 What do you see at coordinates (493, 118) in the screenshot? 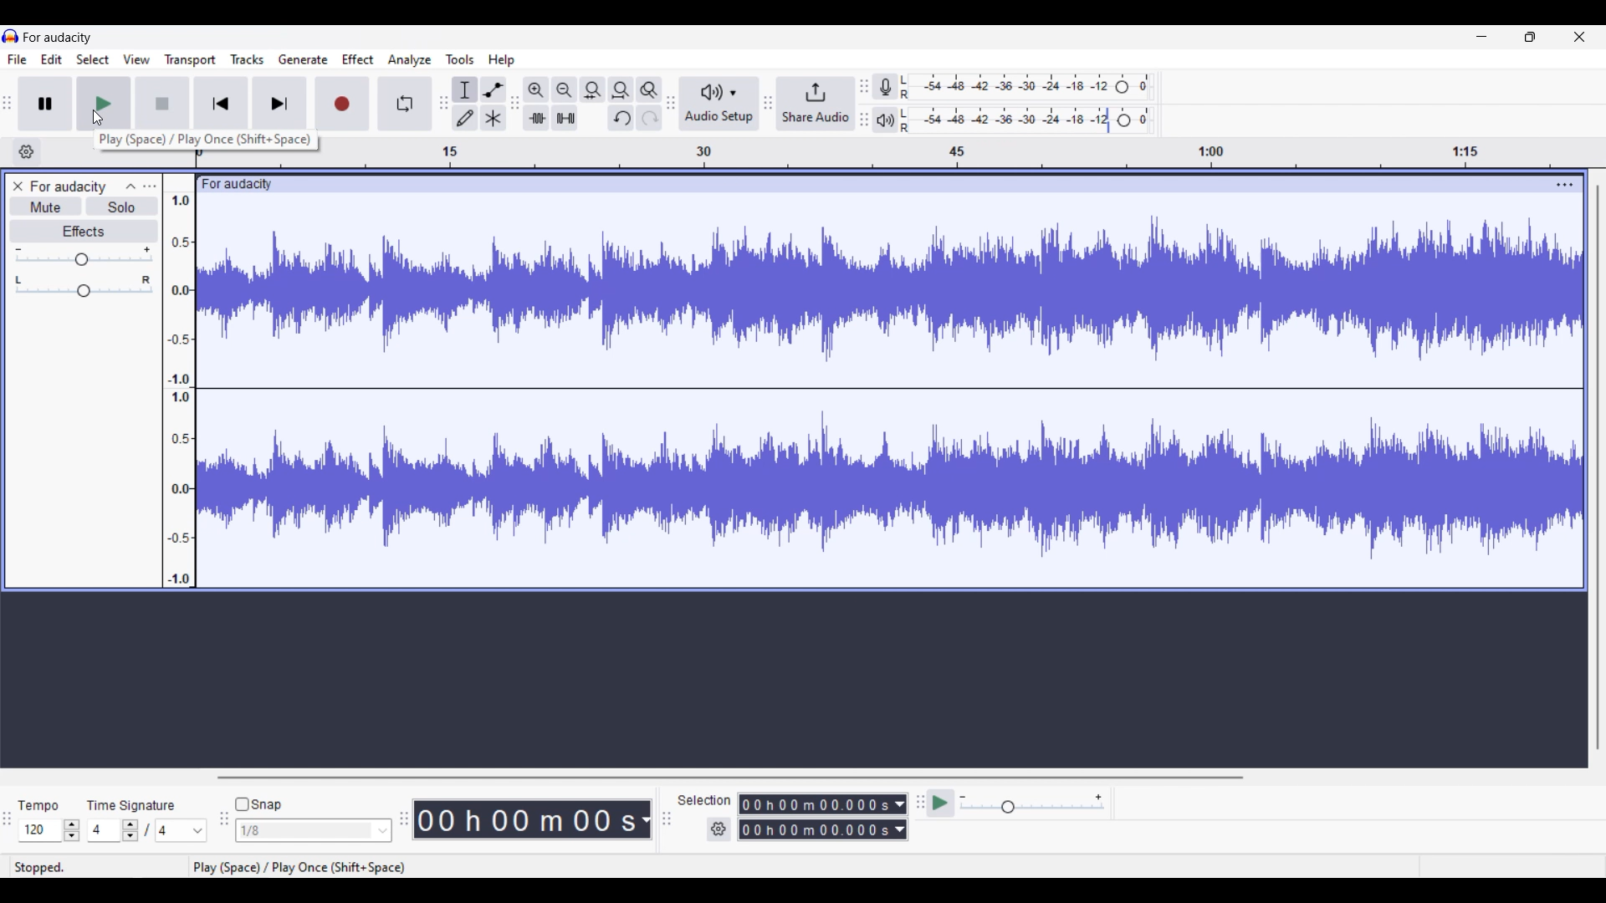
I see `Multi tool` at bounding box center [493, 118].